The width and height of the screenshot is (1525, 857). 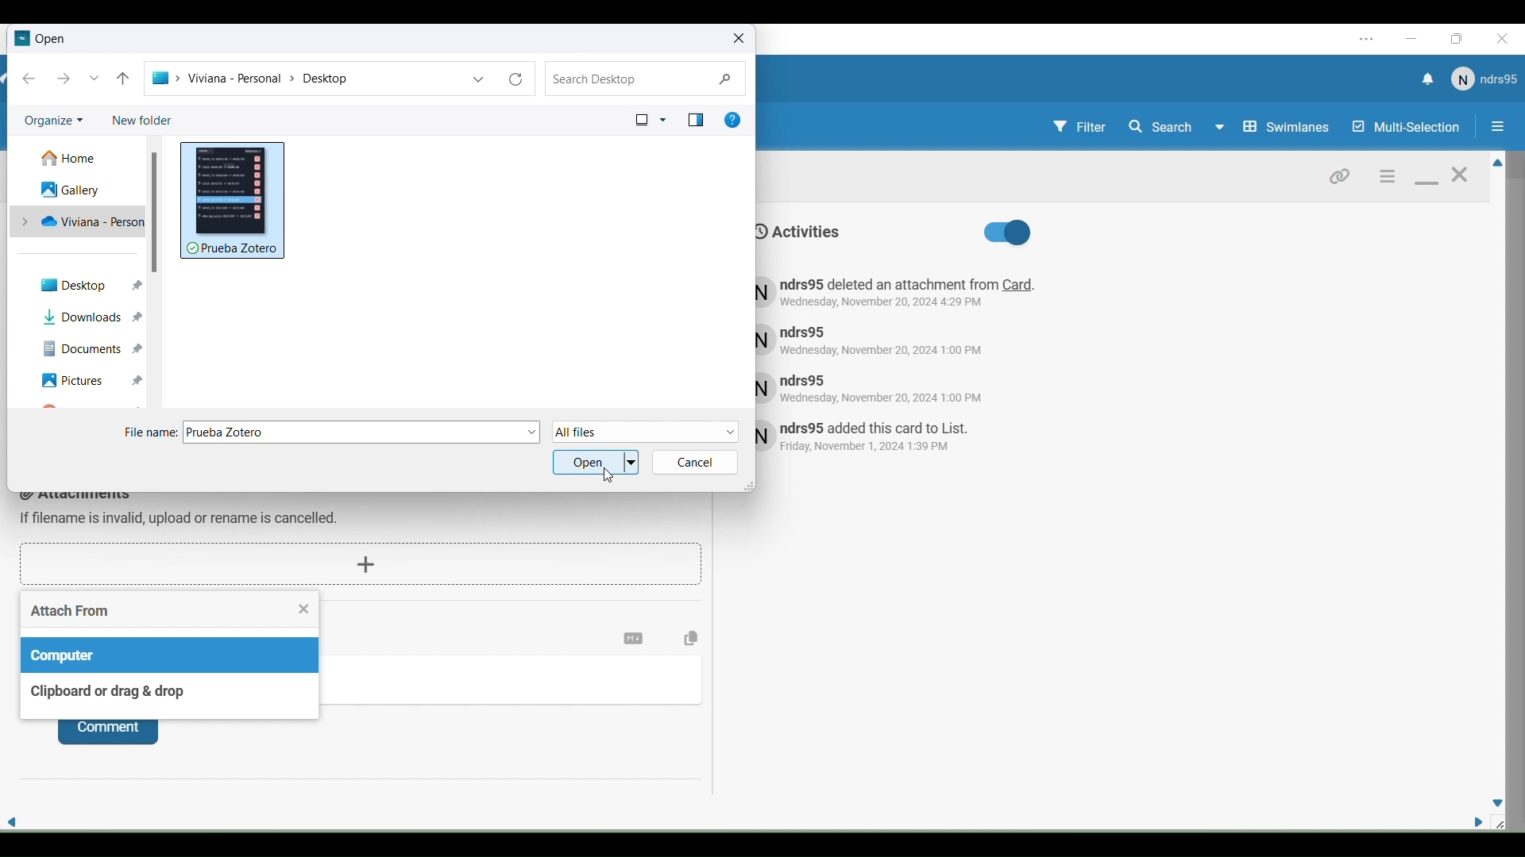 I want to click on Previous, so click(x=29, y=79).